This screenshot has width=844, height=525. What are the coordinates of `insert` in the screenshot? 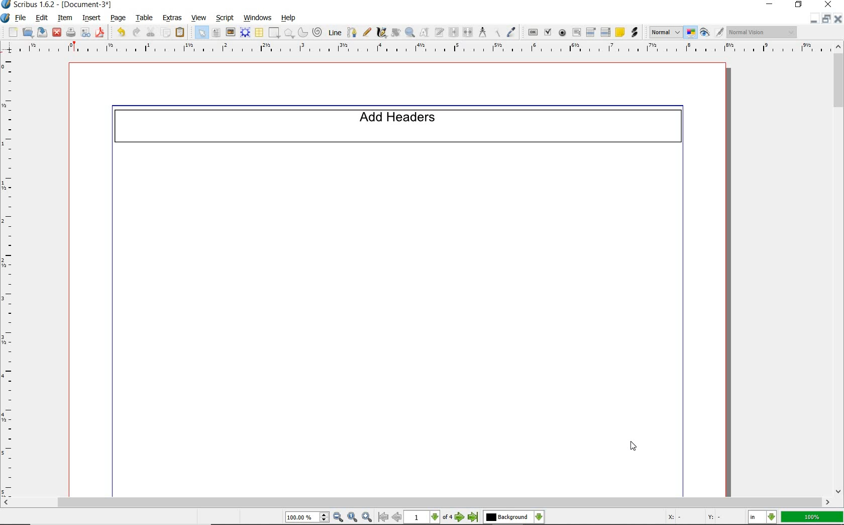 It's located at (91, 17).